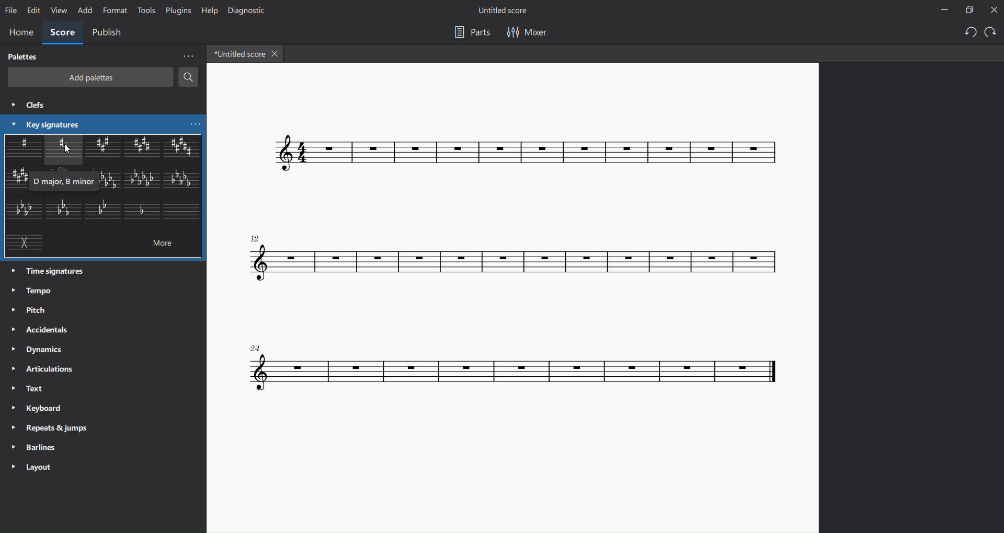  What do you see at coordinates (35, 468) in the screenshot?
I see `layout` at bounding box center [35, 468].